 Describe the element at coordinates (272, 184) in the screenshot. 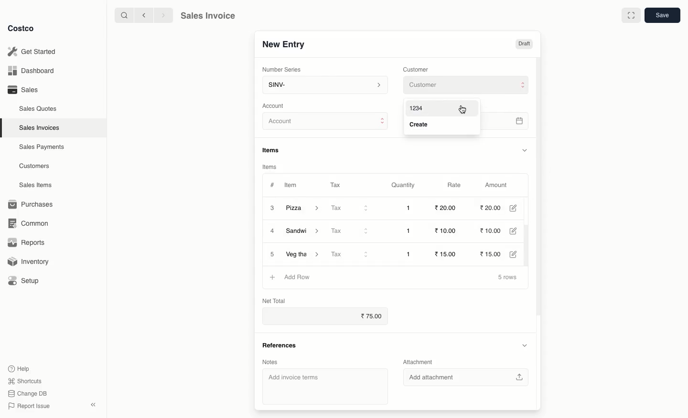

I see `#` at that location.